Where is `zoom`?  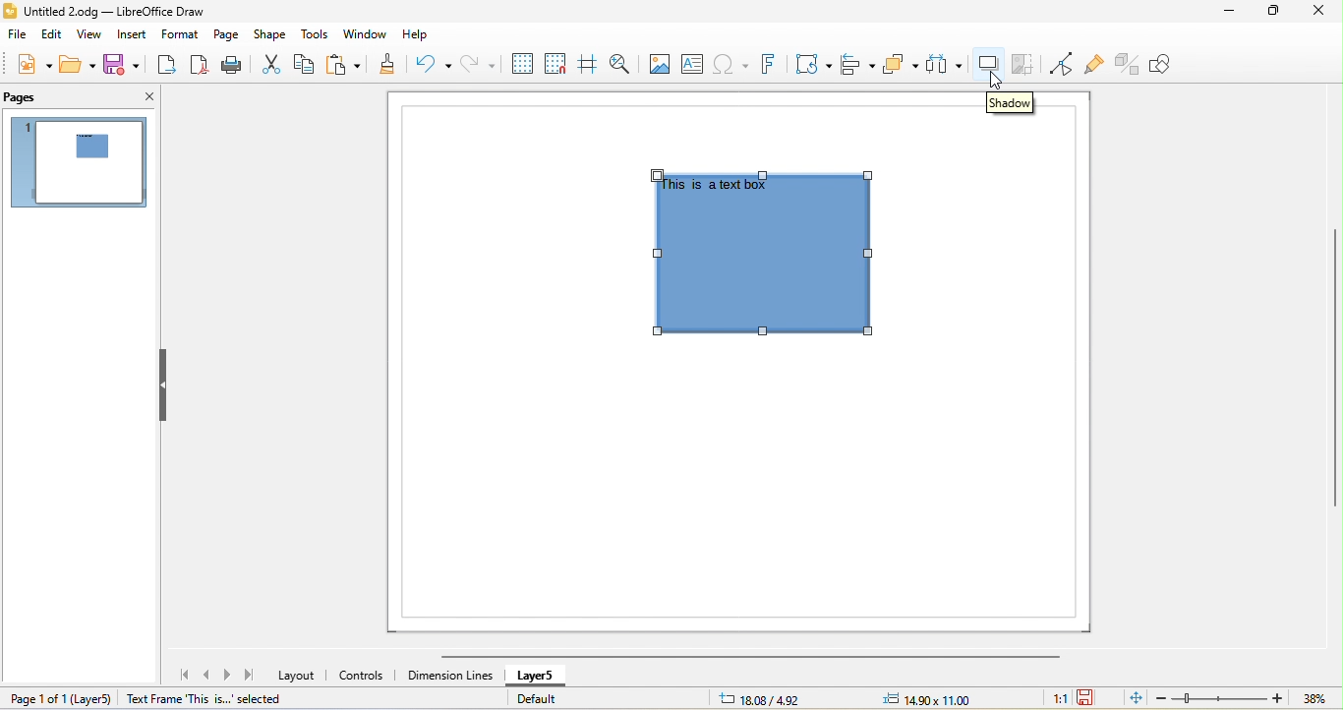 zoom is located at coordinates (1219, 698).